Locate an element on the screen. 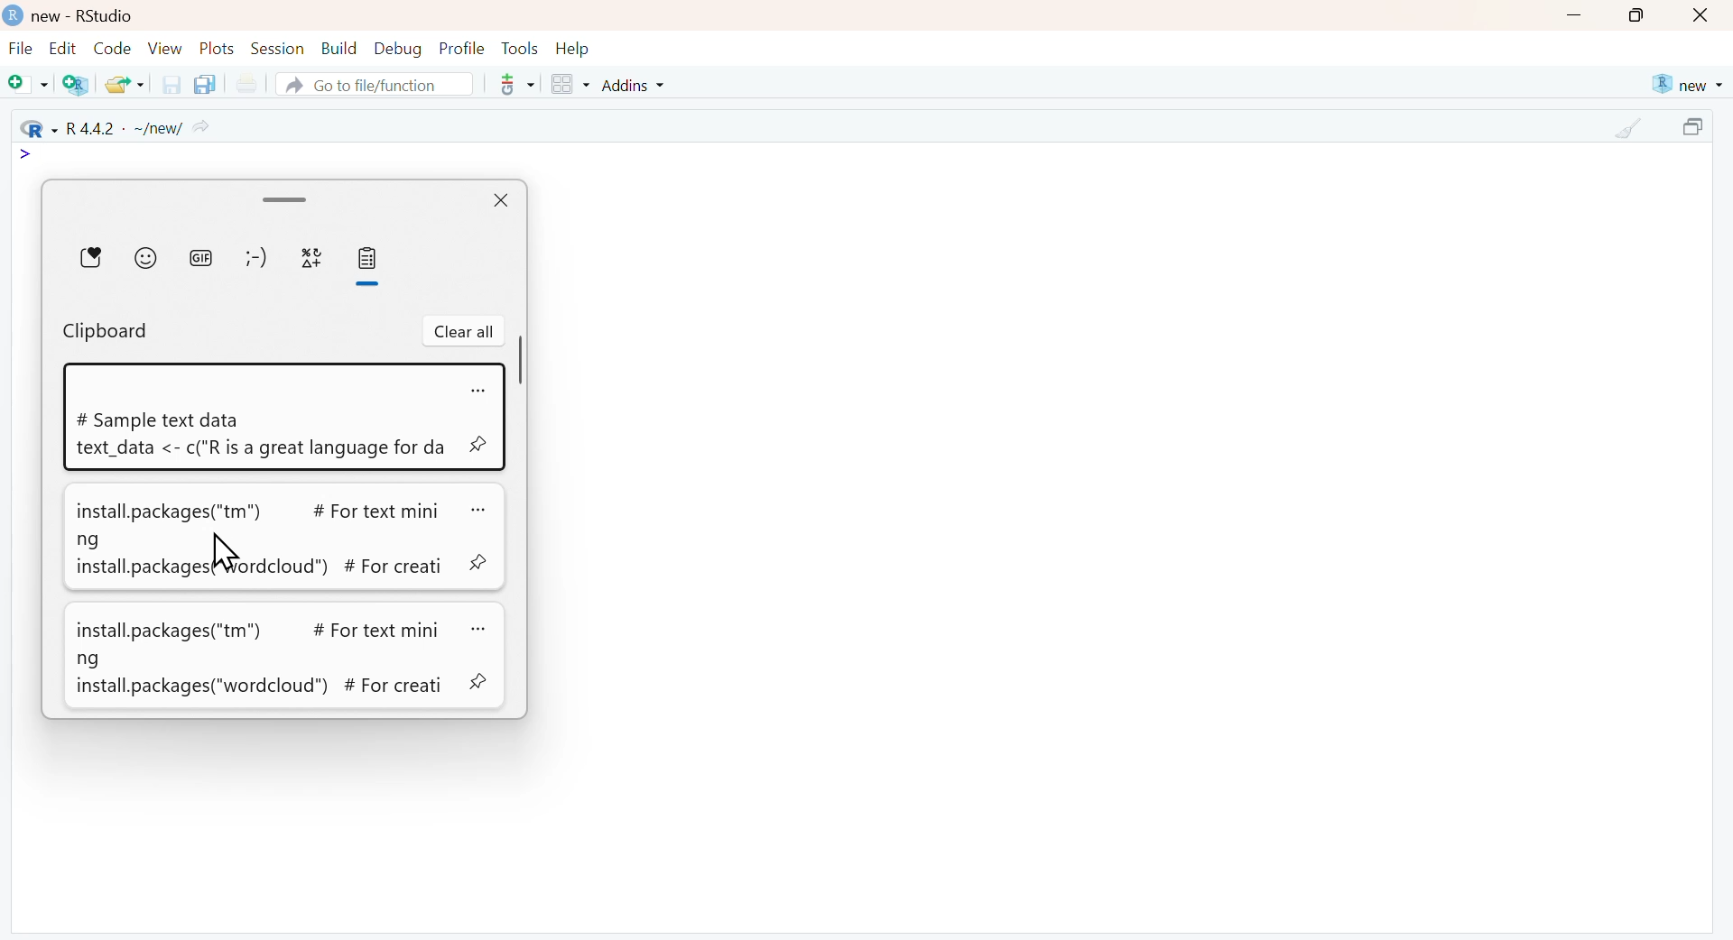 This screenshot has width=1733, height=940. install. packages("Wordcloud") # For creati is located at coordinates (262, 567).